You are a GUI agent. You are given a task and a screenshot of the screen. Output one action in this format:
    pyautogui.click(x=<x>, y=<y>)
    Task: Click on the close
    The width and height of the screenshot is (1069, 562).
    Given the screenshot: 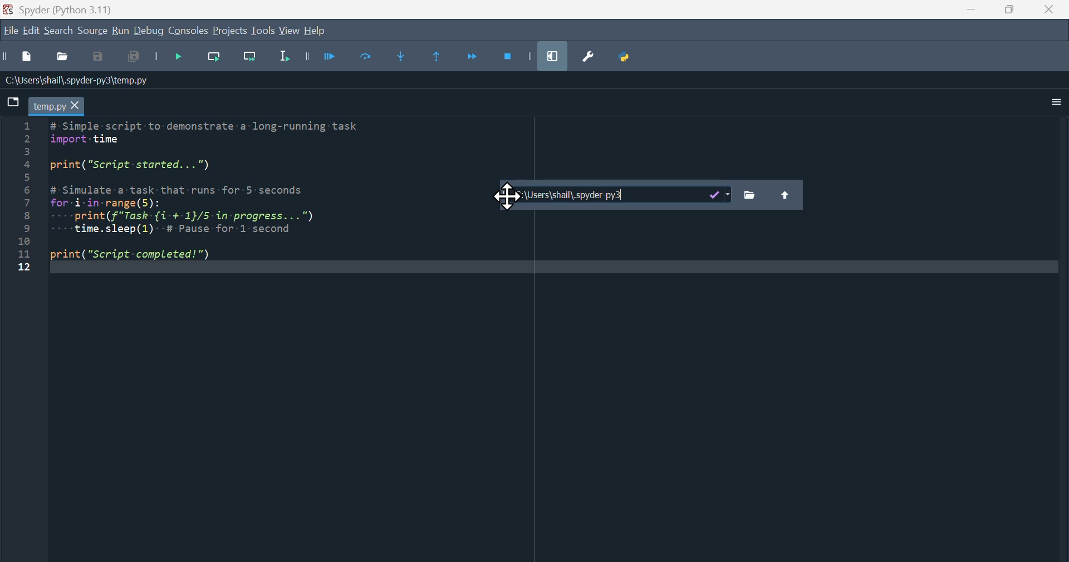 What is the action you would take?
    pyautogui.click(x=1051, y=13)
    